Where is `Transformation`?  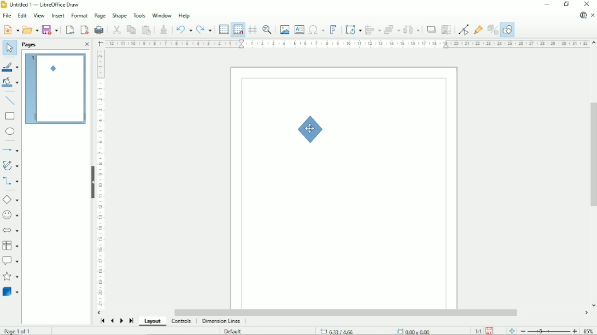
Transformation is located at coordinates (353, 28).